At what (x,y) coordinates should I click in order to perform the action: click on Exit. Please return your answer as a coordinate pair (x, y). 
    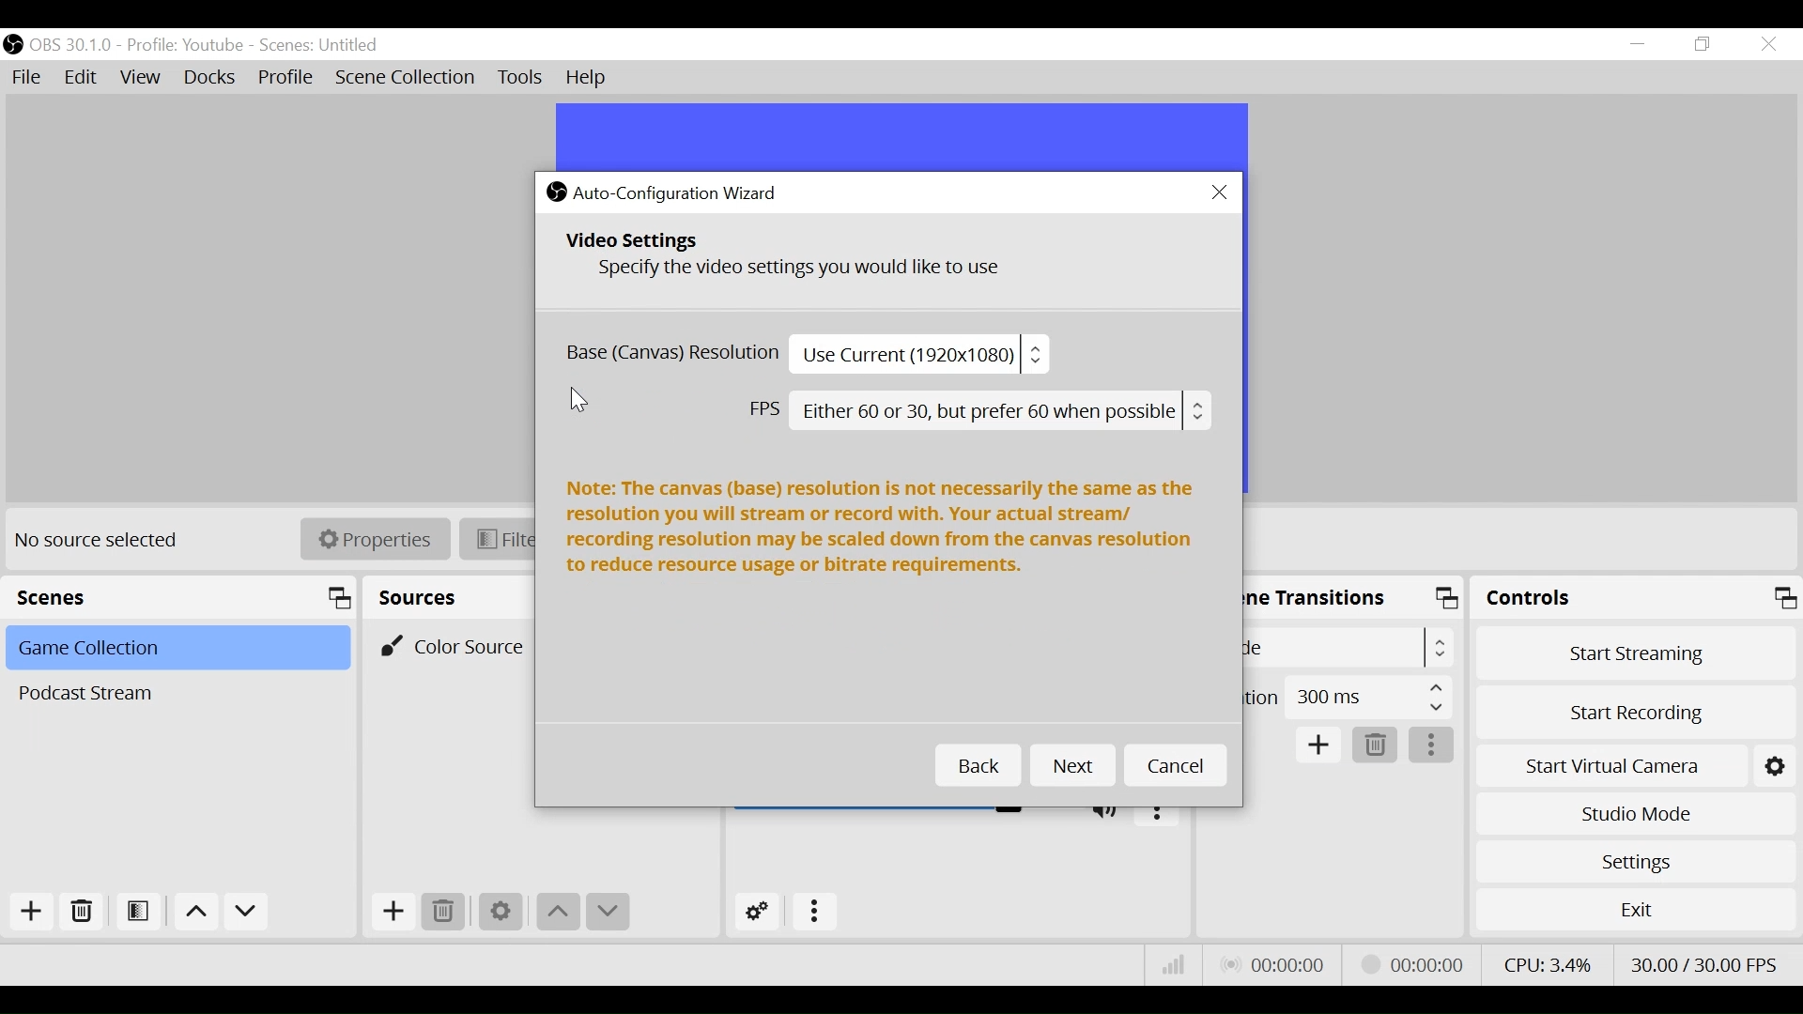
    Looking at the image, I should click on (1635, 910).